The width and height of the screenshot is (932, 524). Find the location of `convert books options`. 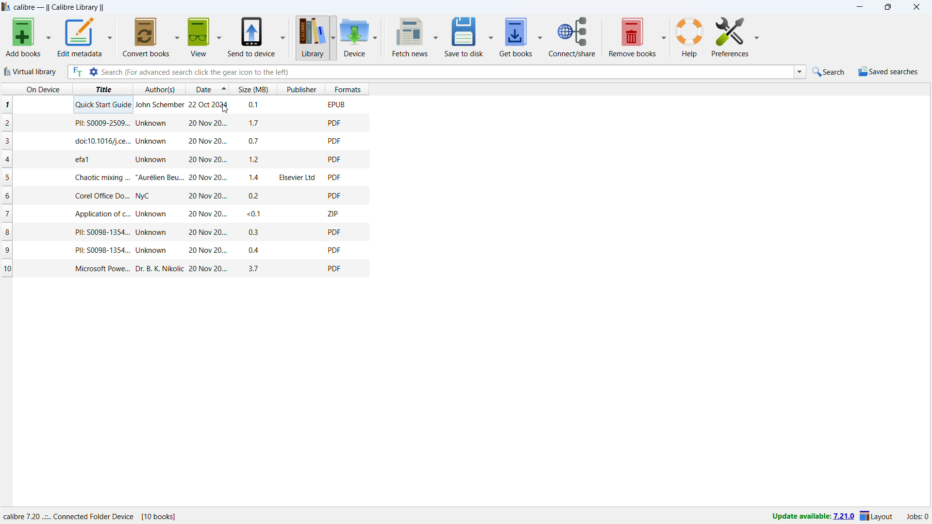

convert books options is located at coordinates (177, 36).